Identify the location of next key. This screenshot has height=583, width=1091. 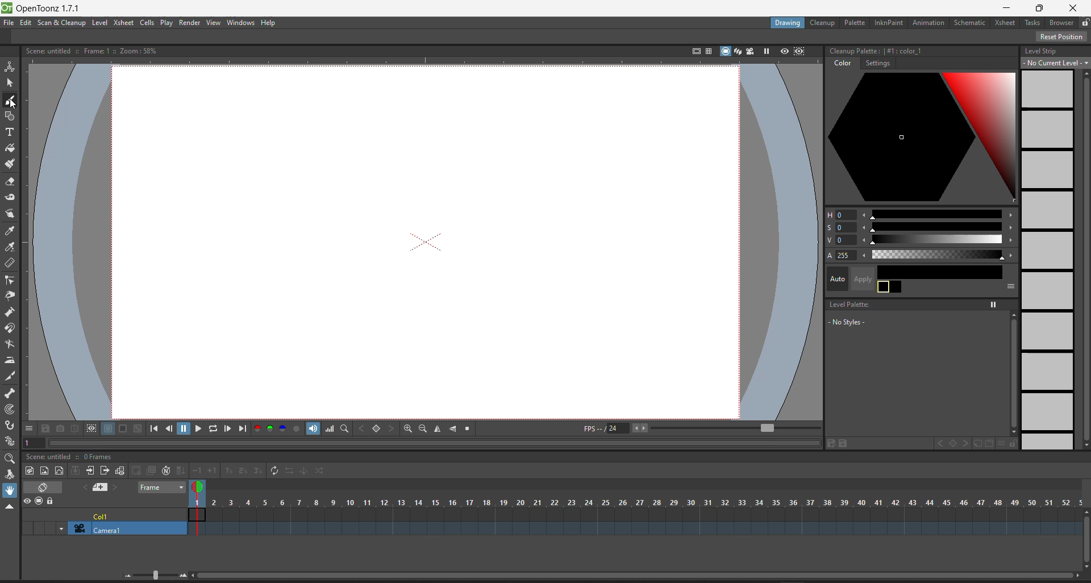
(965, 442).